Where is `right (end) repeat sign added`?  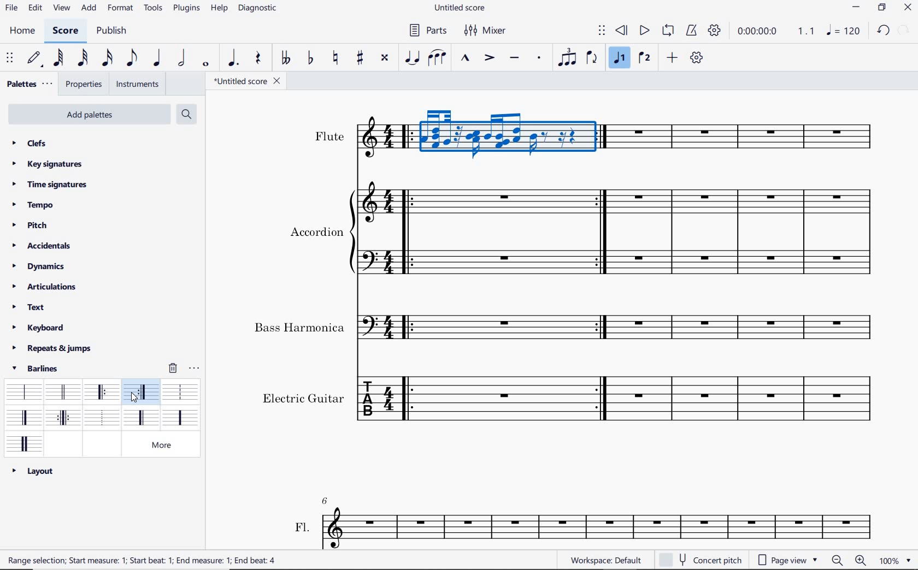
right (end) repeat sign added is located at coordinates (603, 399).